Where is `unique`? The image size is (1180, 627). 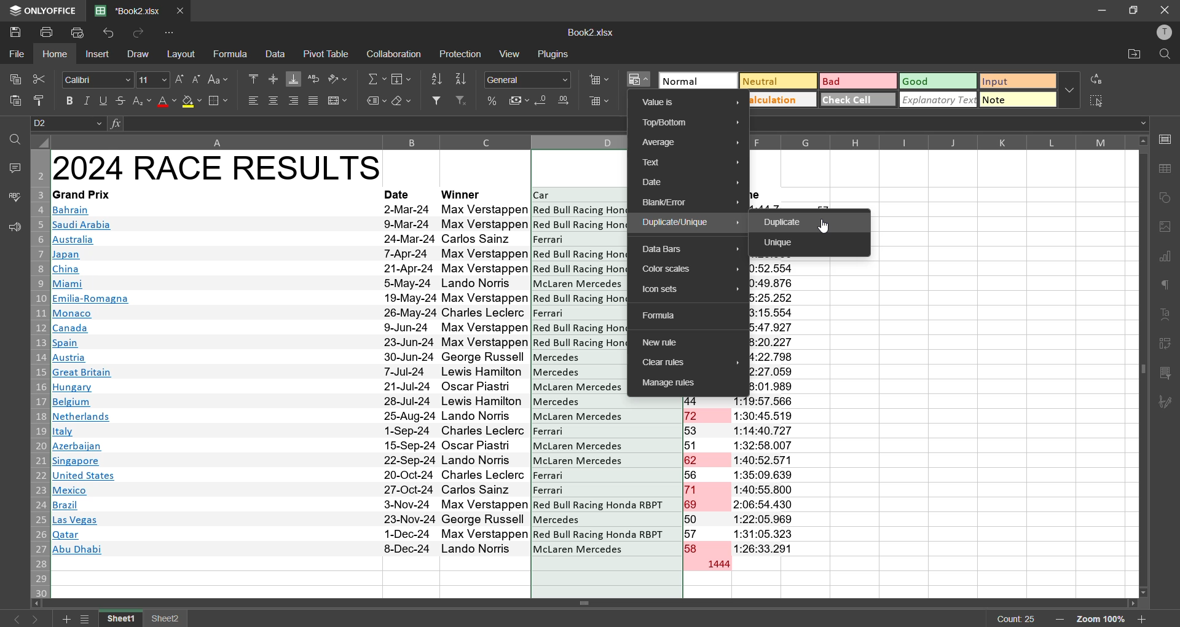
unique is located at coordinates (783, 243).